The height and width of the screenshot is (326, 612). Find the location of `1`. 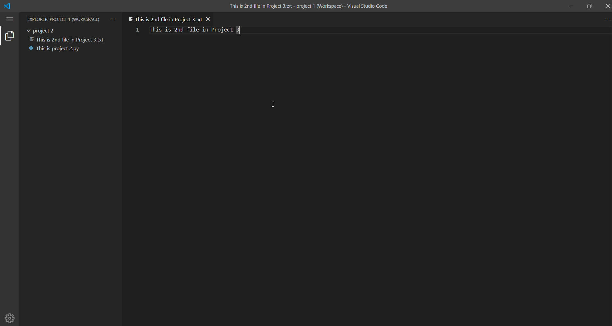

1 is located at coordinates (137, 30).